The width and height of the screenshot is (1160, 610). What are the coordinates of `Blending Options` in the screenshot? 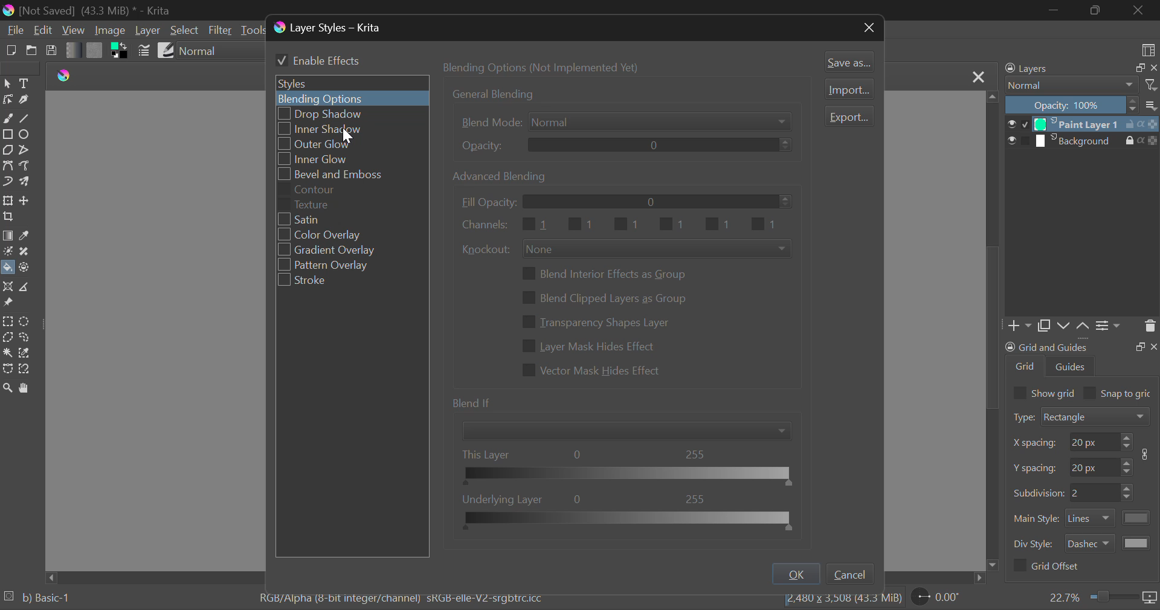 It's located at (349, 98).